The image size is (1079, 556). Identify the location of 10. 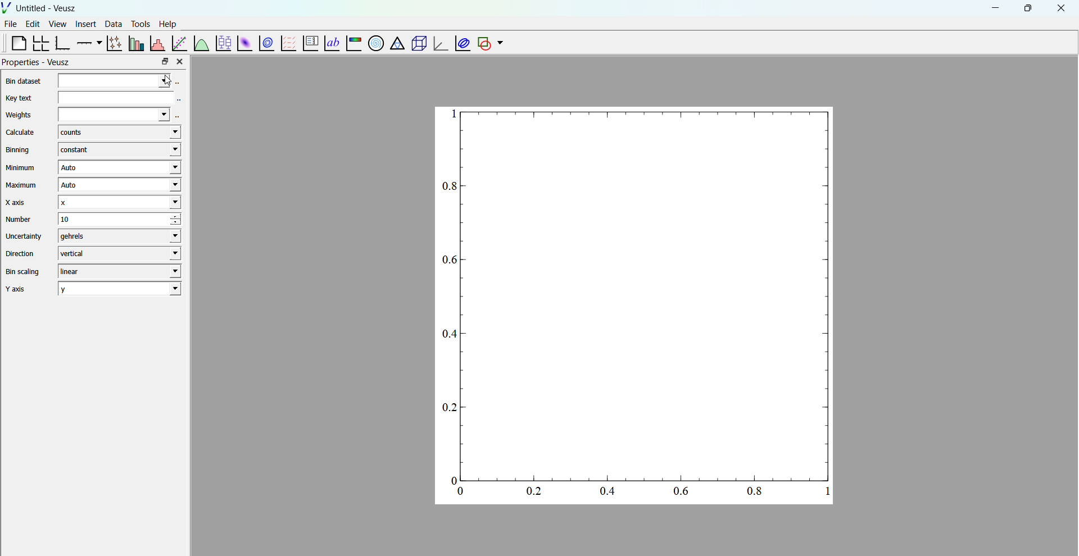
(106, 219).